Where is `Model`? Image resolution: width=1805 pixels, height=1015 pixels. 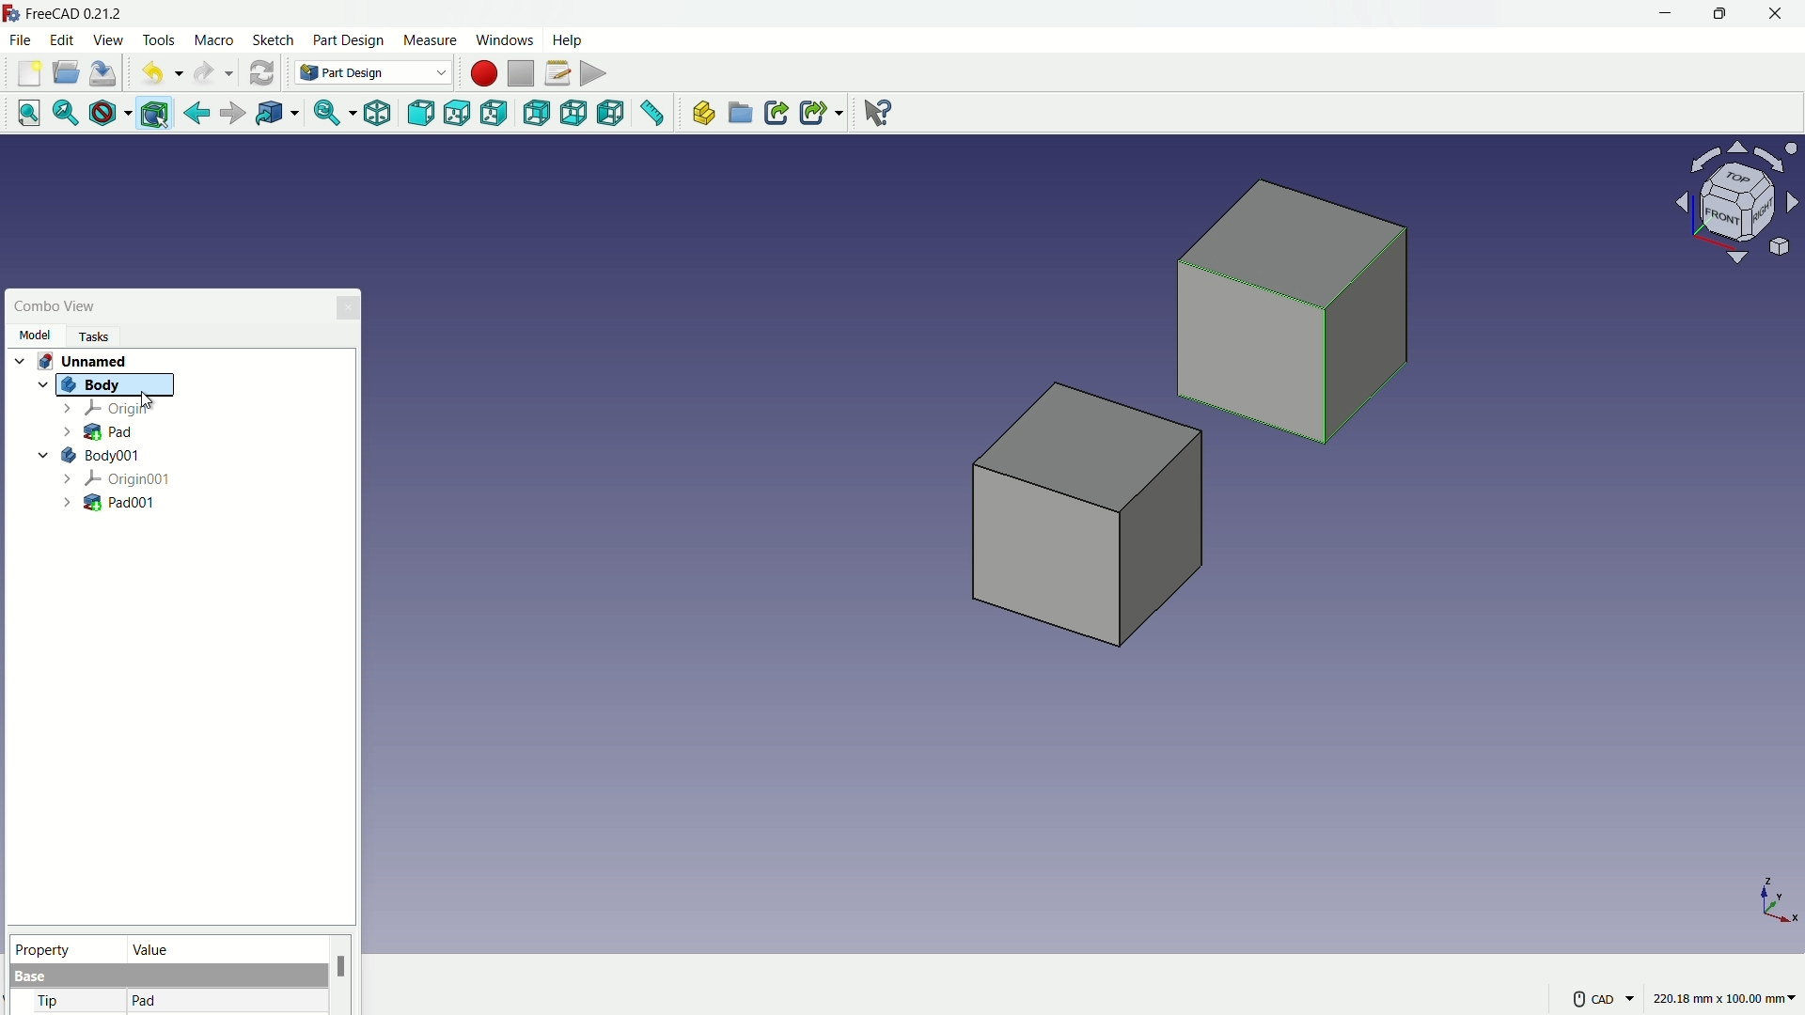
Model is located at coordinates (33, 335).